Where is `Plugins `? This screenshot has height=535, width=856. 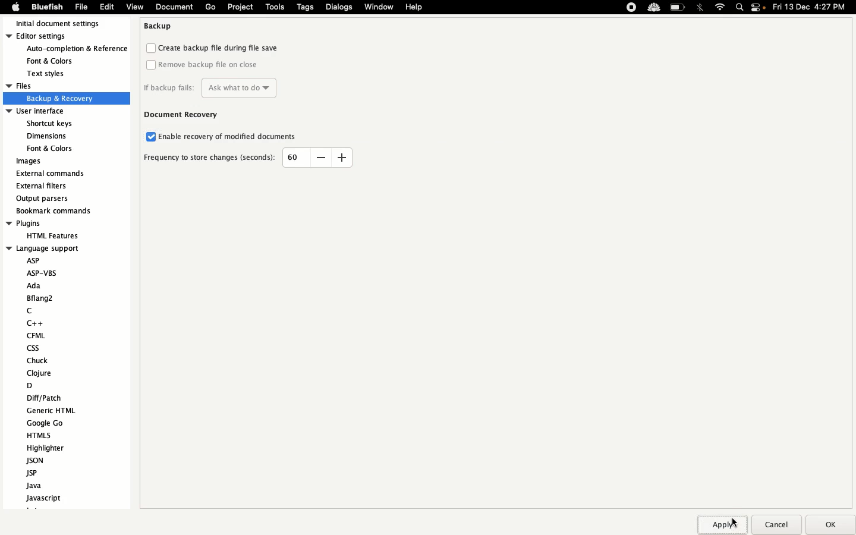
Plugins  is located at coordinates (48, 231).